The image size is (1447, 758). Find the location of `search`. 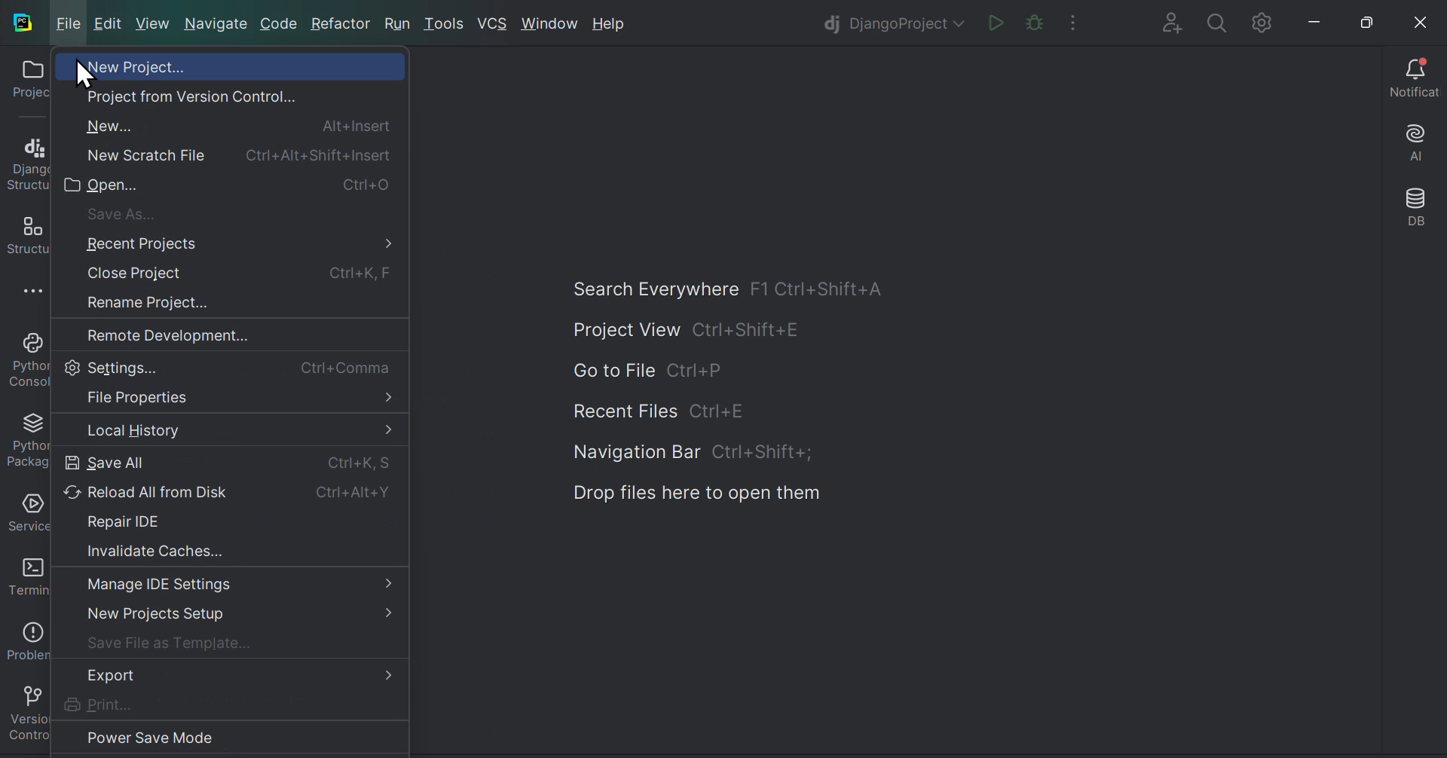

search is located at coordinates (1213, 20).